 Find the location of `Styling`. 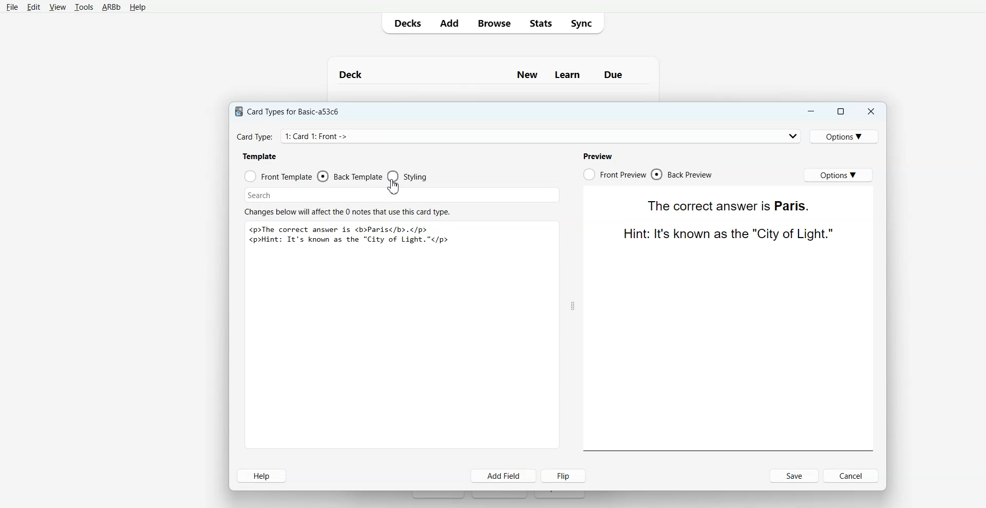

Styling is located at coordinates (408, 177).